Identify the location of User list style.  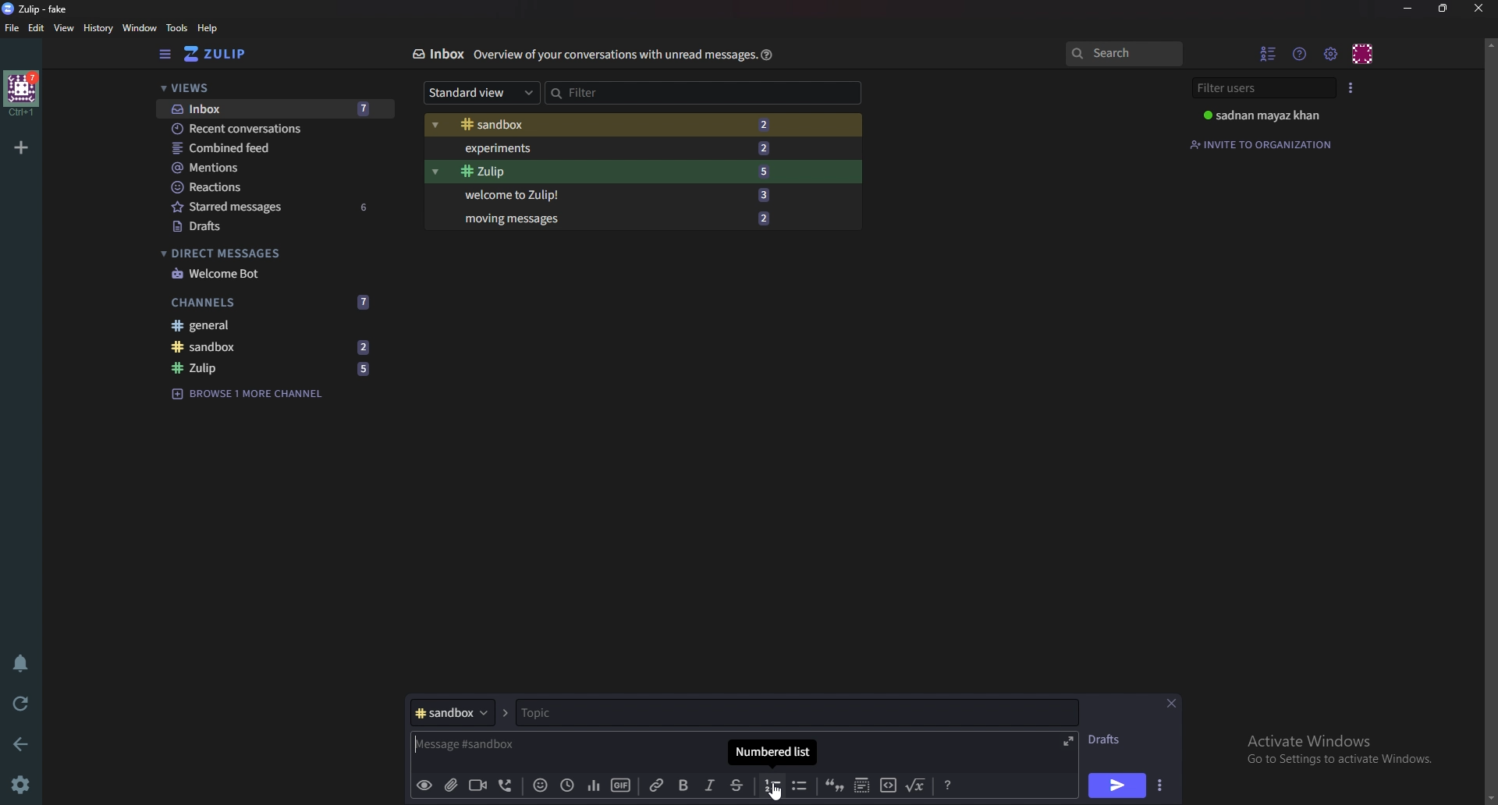
(1352, 87).